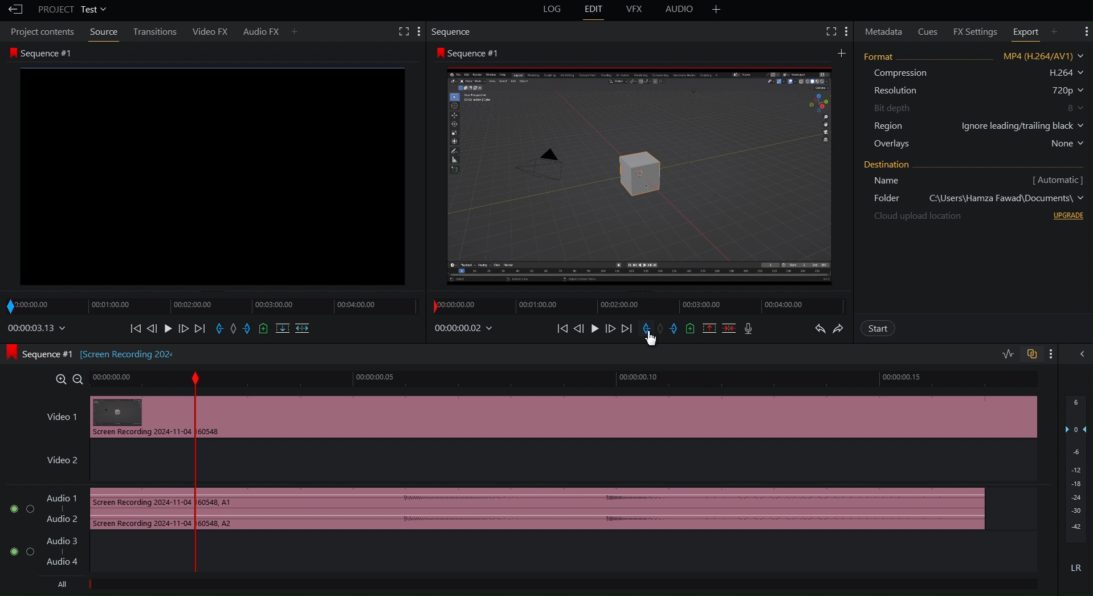  I want to click on Skip Forward, so click(627, 329).